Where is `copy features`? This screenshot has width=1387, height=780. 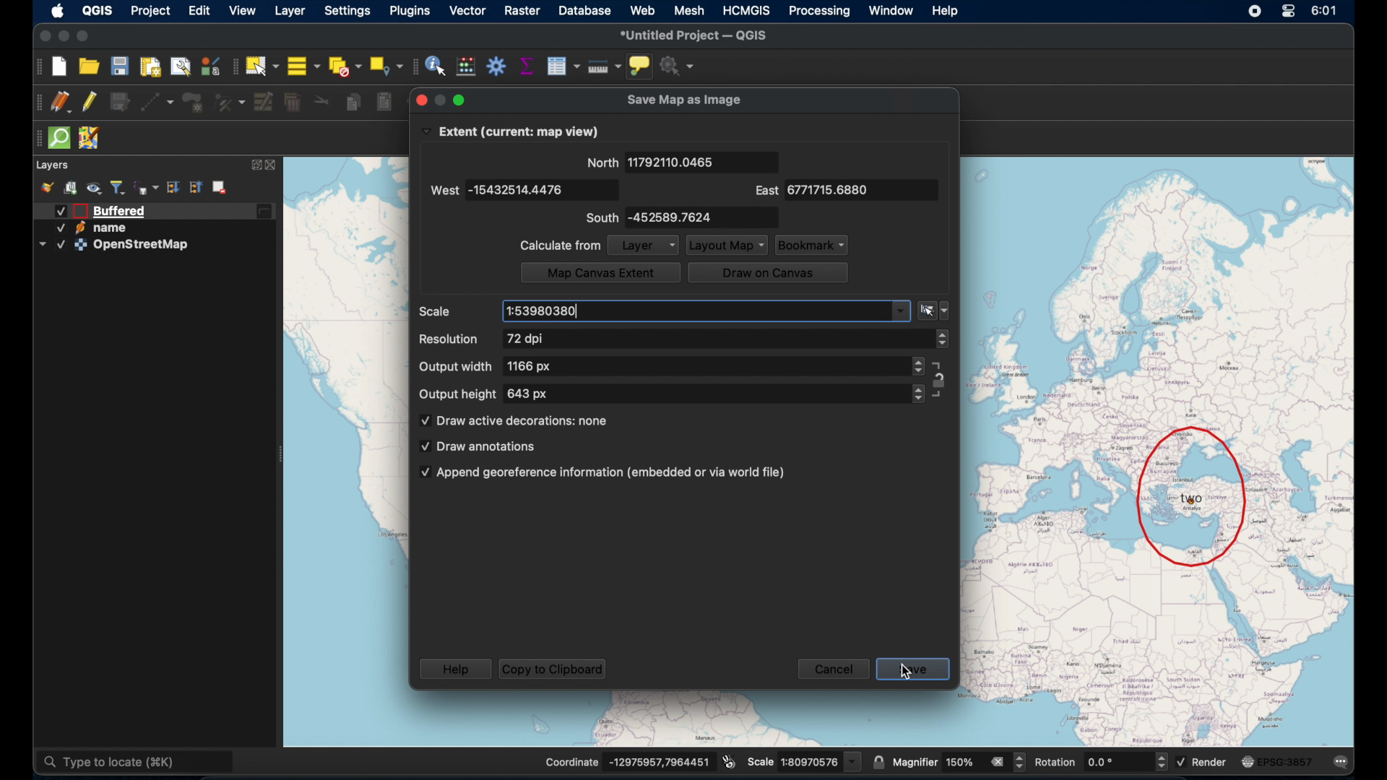
copy features is located at coordinates (353, 103).